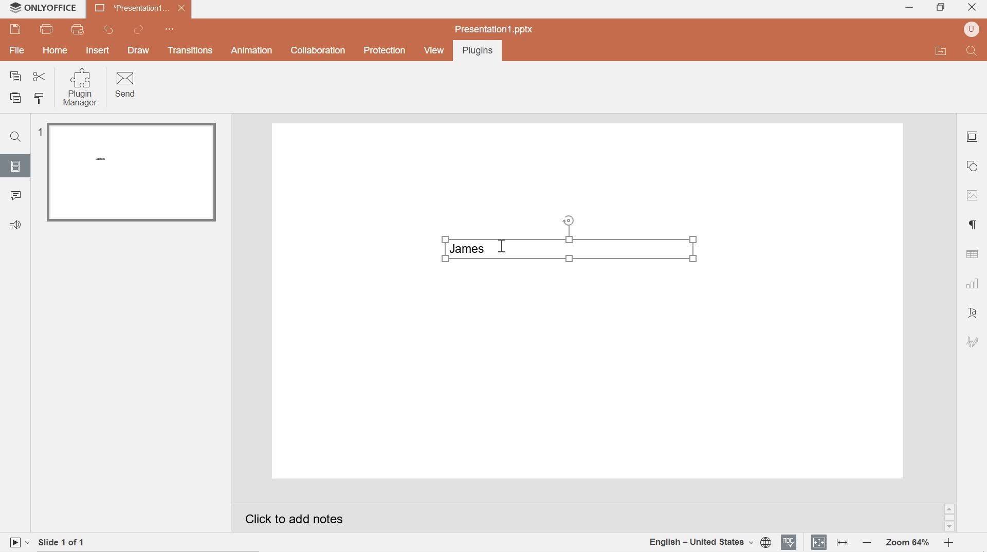 The width and height of the screenshot is (987, 552). Describe the element at coordinates (906, 542) in the screenshot. I see `Zoom 64%` at that location.